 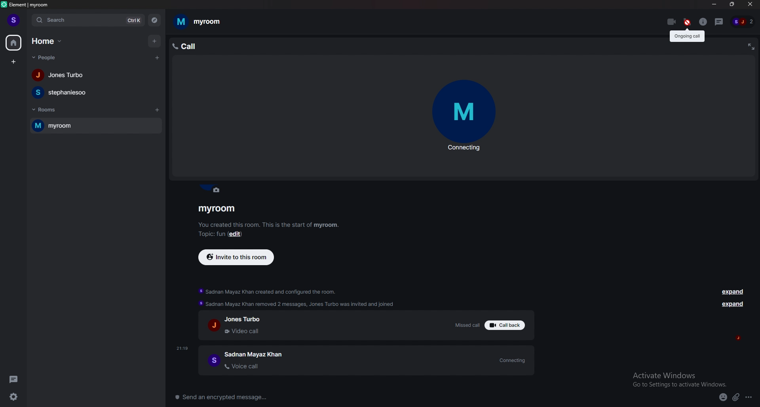 What do you see at coordinates (714, 4) in the screenshot?
I see `minimize` at bounding box center [714, 4].